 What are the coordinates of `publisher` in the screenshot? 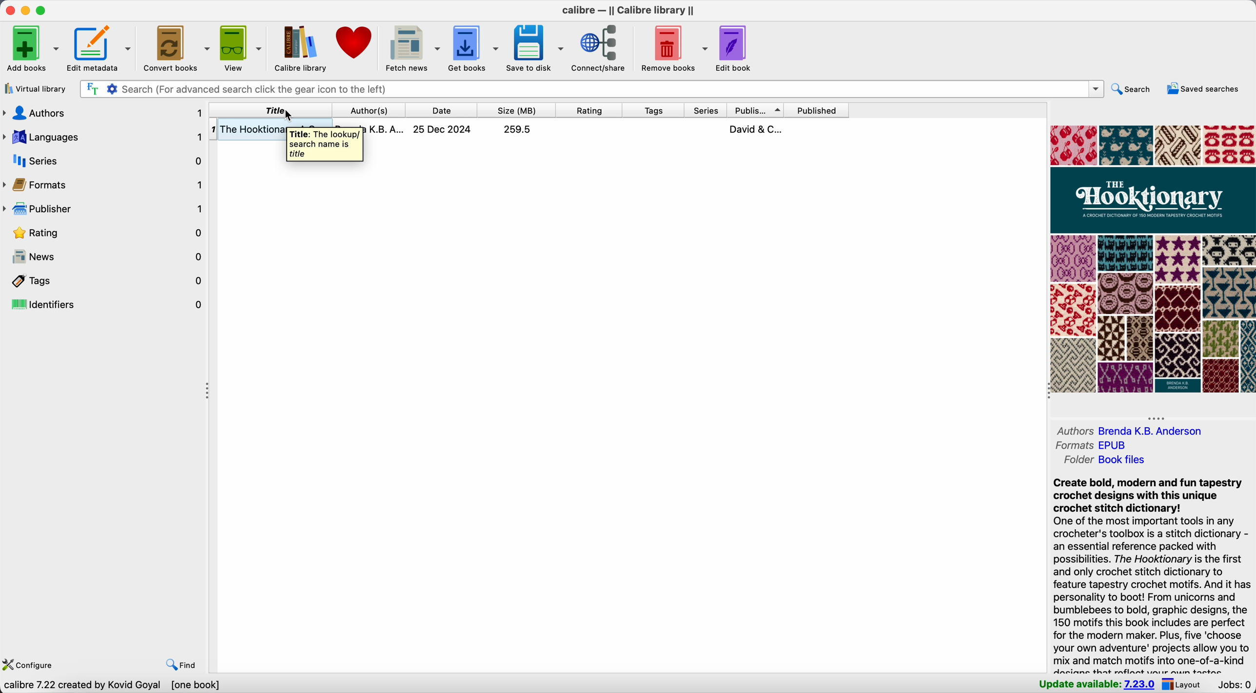 It's located at (758, 109).